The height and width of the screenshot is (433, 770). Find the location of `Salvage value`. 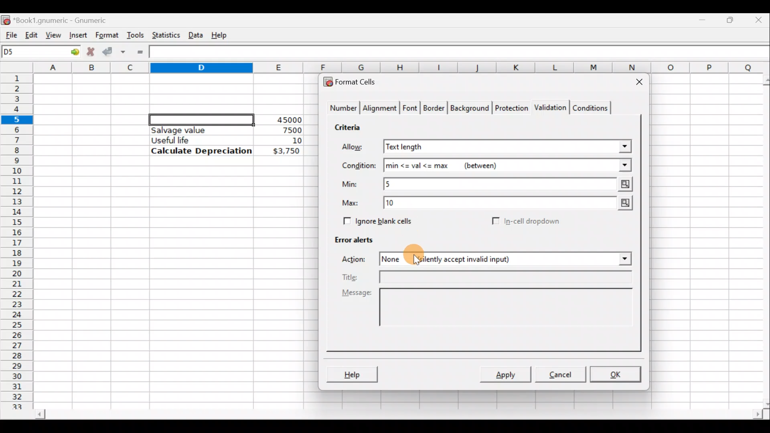

Salvage value is located at coordinates (194, 130).